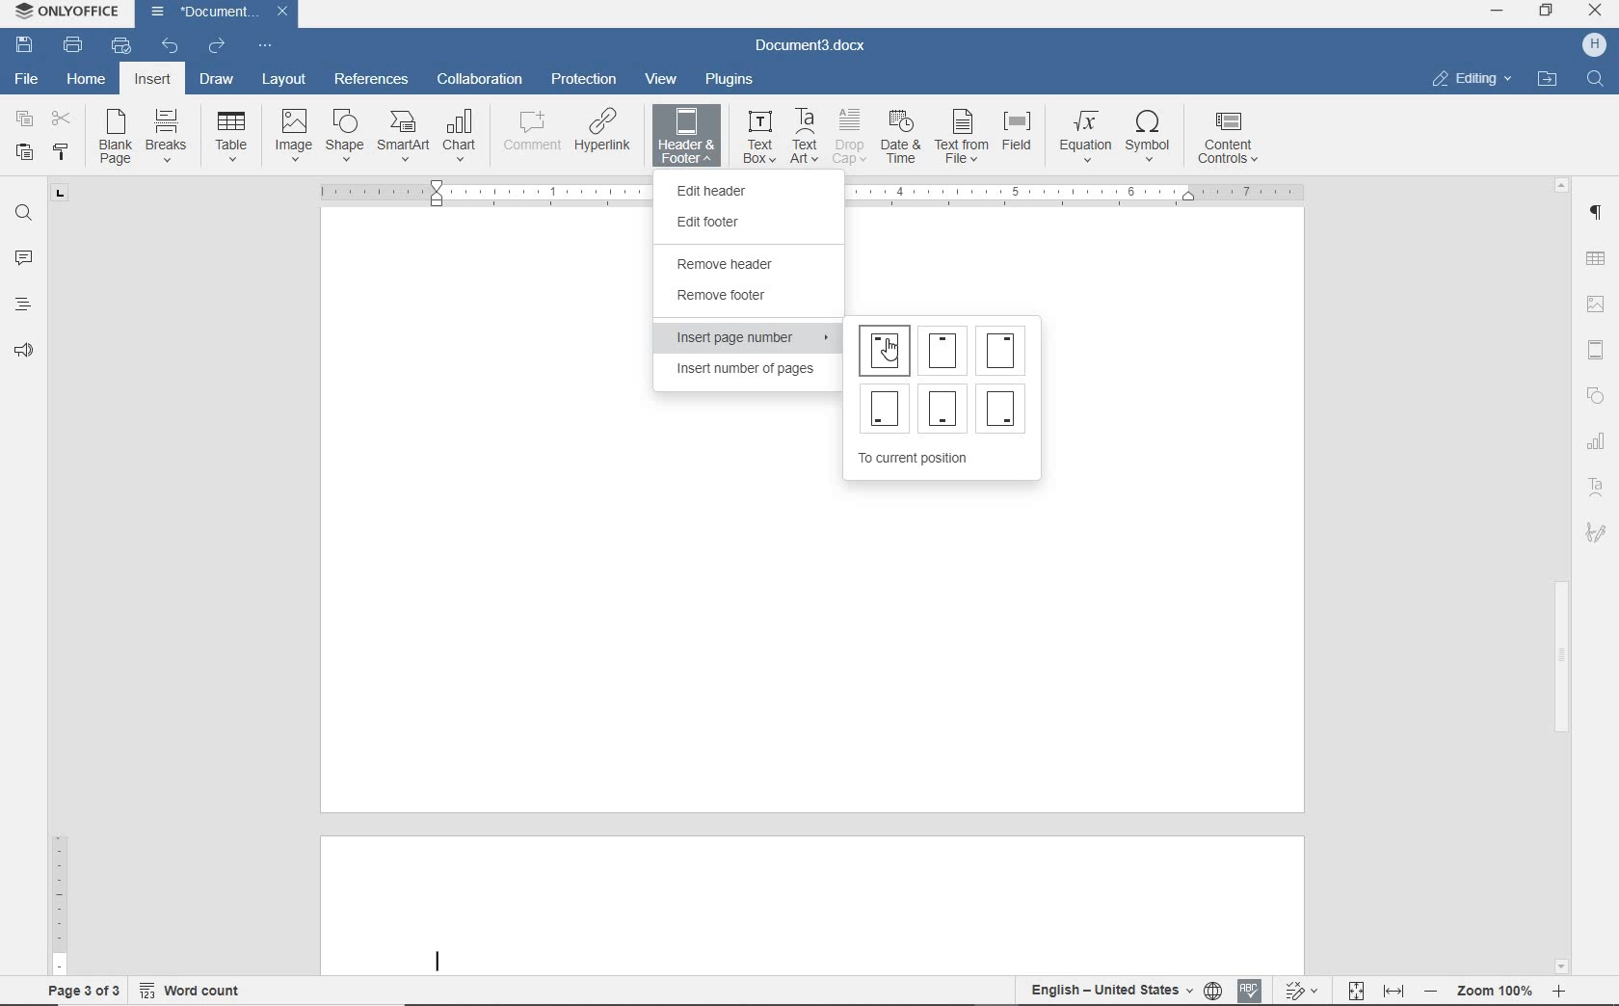  Describe the element at coordinates (1471, 80) in the screenshot. I see `EDITING` at that location.